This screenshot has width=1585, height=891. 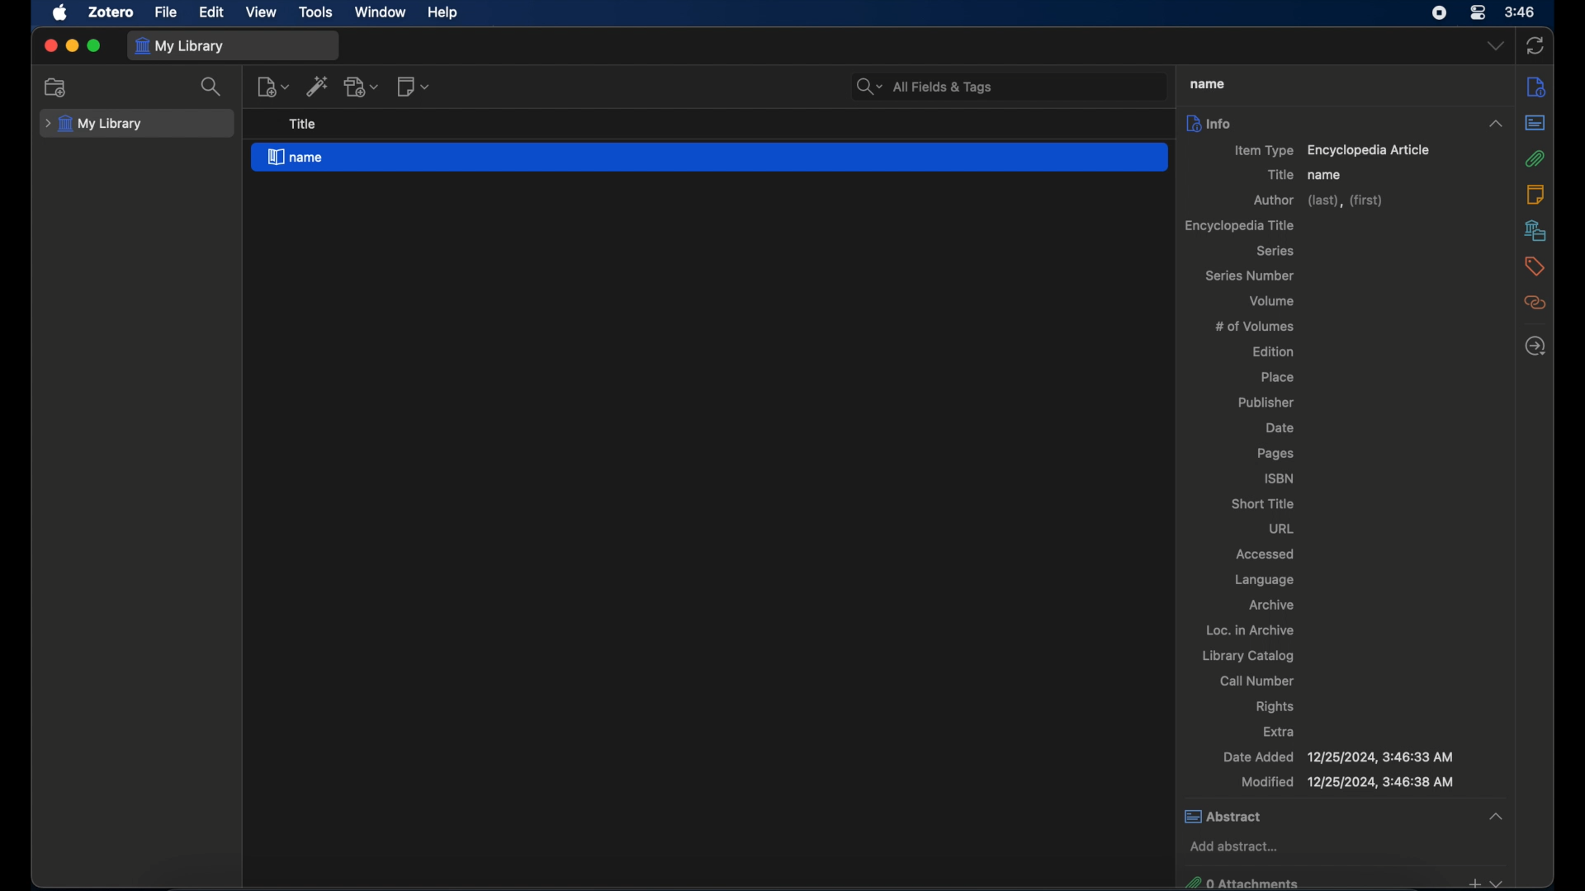 I want to click on no of volumes, so click(x=1255, y=325).